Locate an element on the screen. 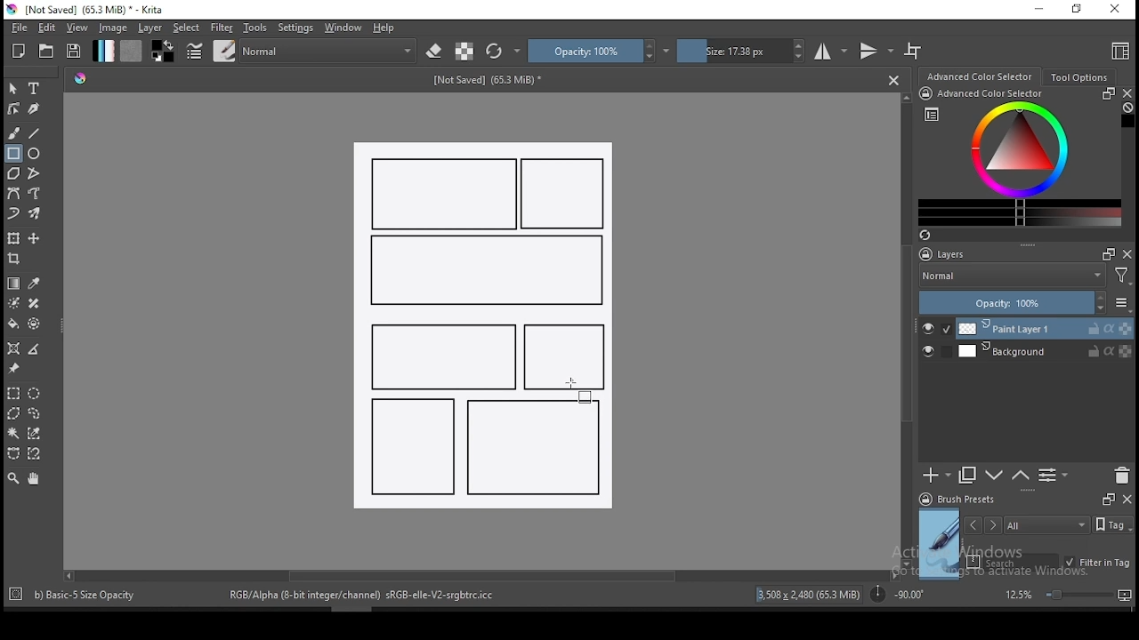  multibrush tool is located at coordinates (36, 215).